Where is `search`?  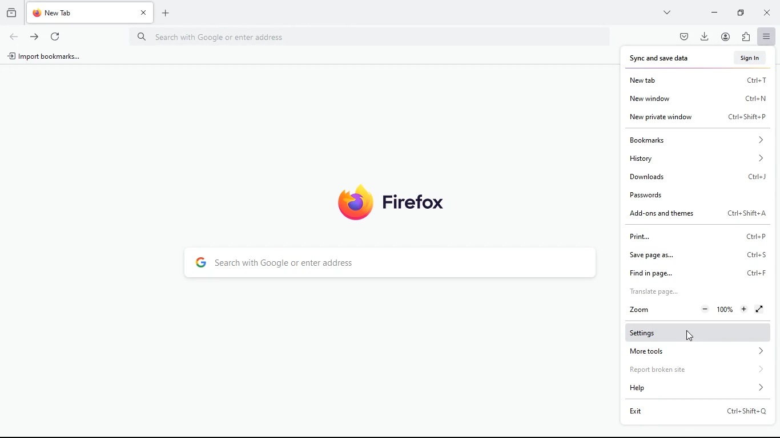 search is located at coordinates (385, 263).